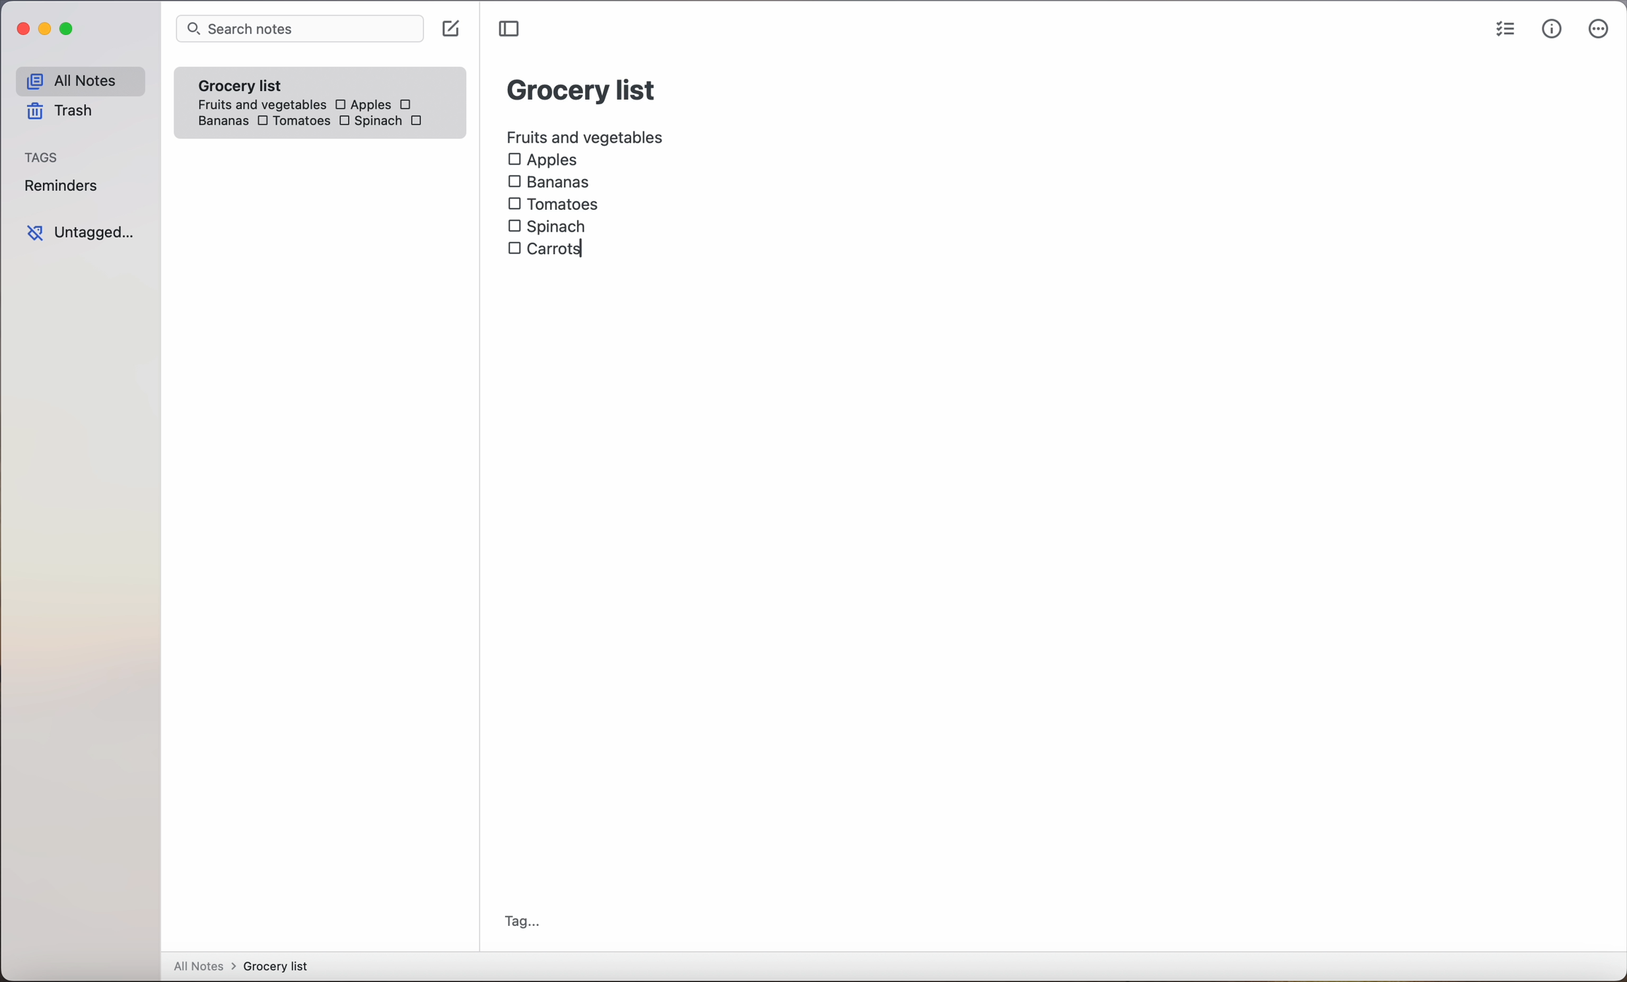 The image size is (1627, 982). Describe the element at coordinates (582, 88) in the screenshot. I see `grocery list` at that location.